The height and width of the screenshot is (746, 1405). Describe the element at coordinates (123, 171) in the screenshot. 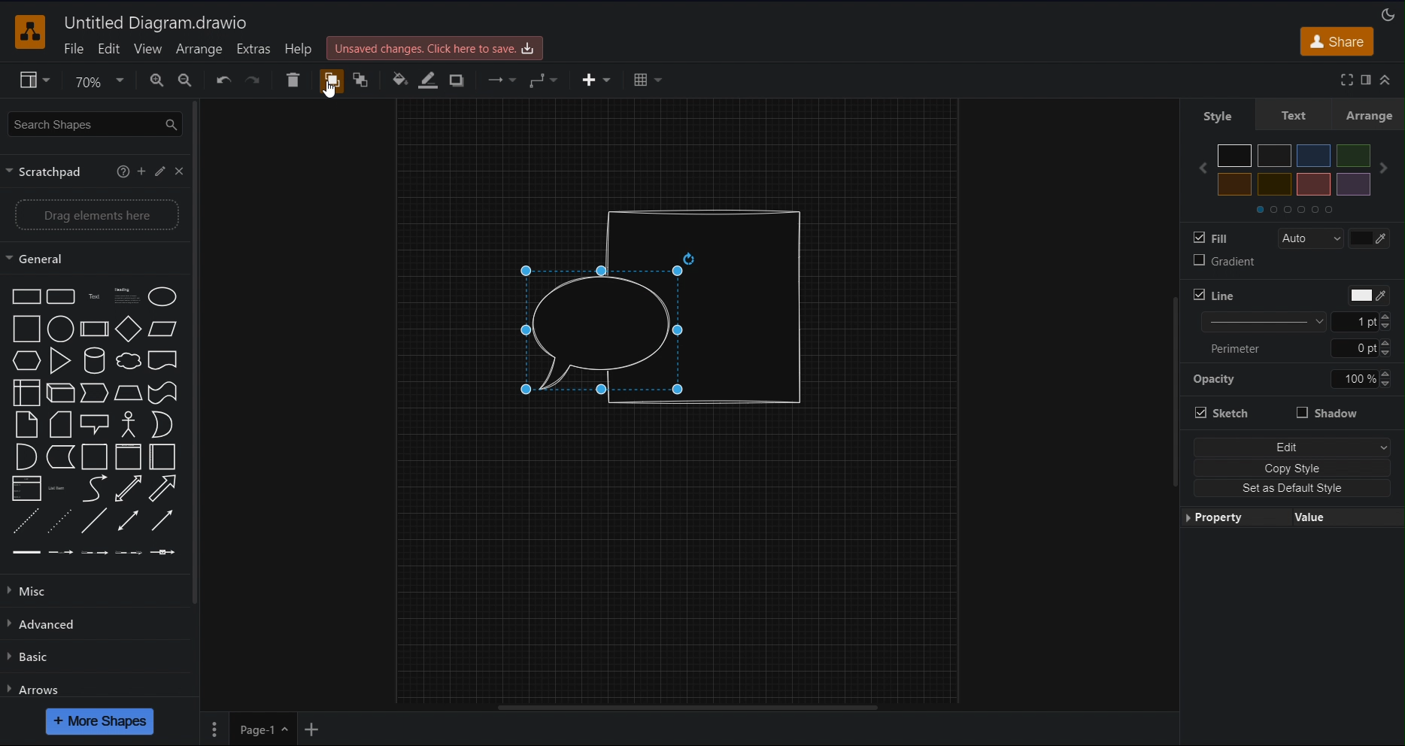

I see `More information` at that location.